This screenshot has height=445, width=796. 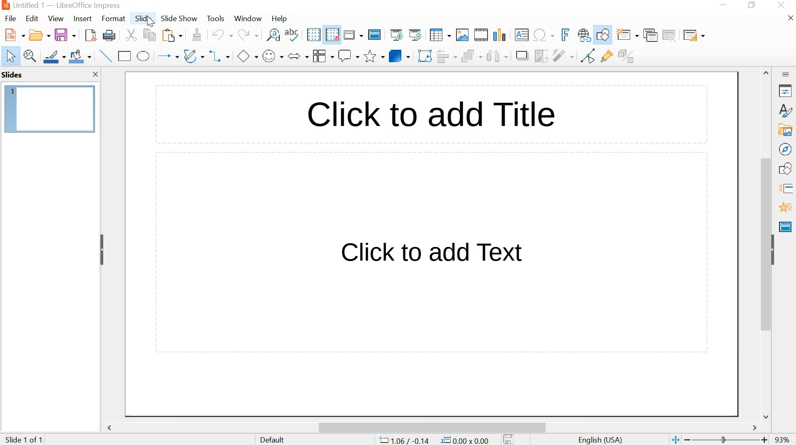 I want to click on DEFAULT, so click(x=279, y=439).